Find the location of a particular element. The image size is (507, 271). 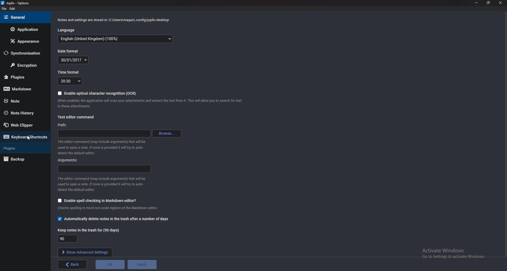

Cursor is located at coordinates (28, 139).